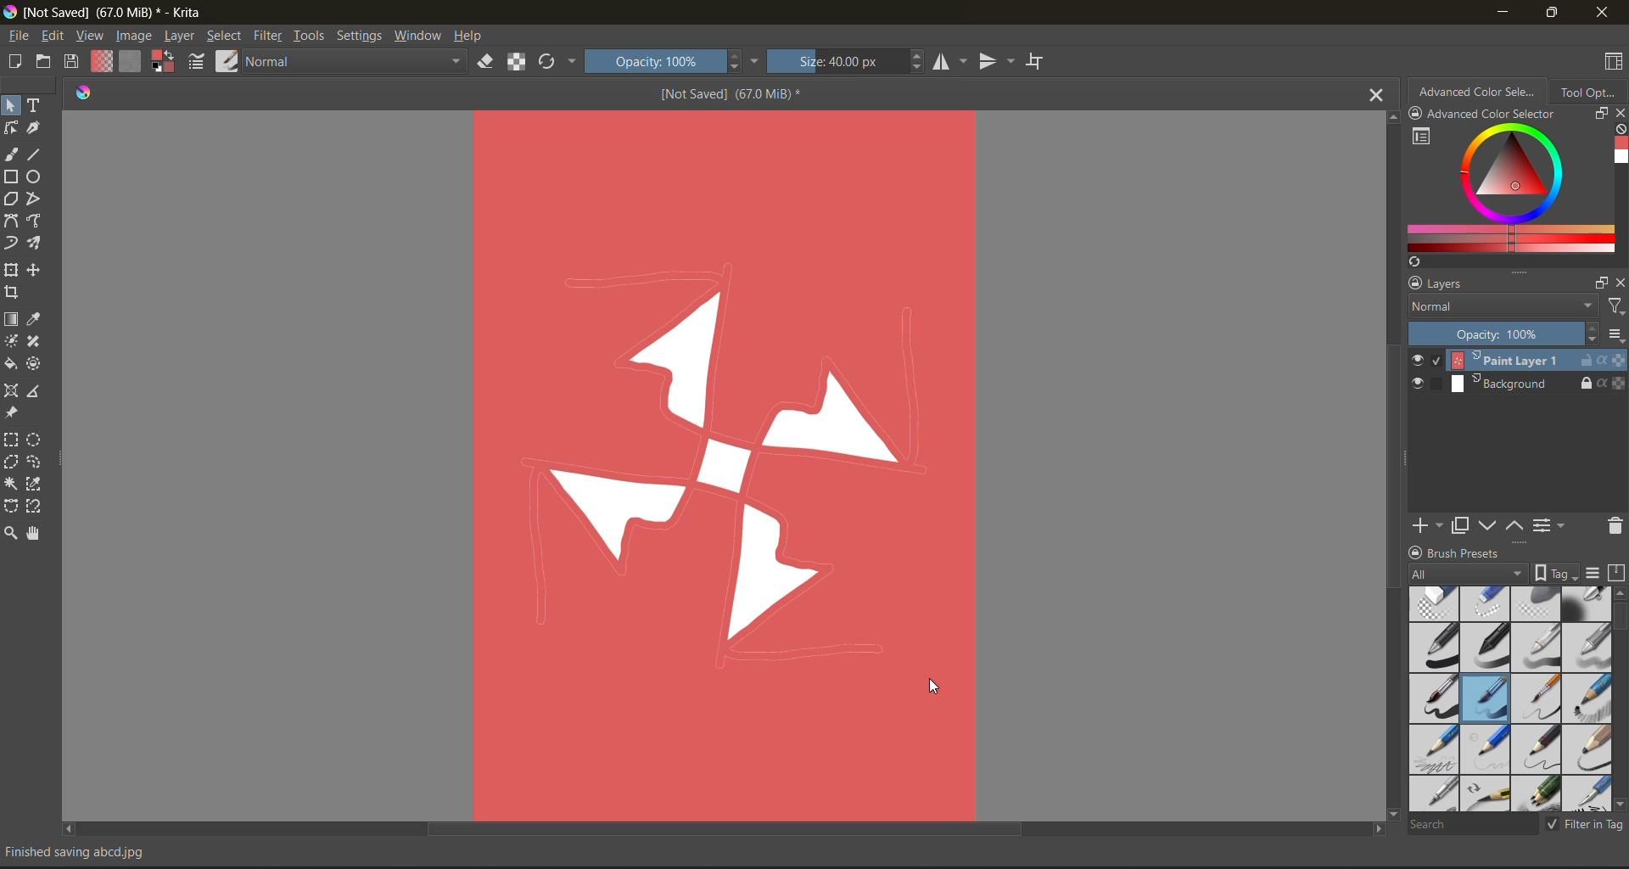 Image resolution: width=1629 pixels, height=869 pixels. What do you see at coordinates (37, 440) in the screenshot?
I see `tools` at bounding box center [37, 440].